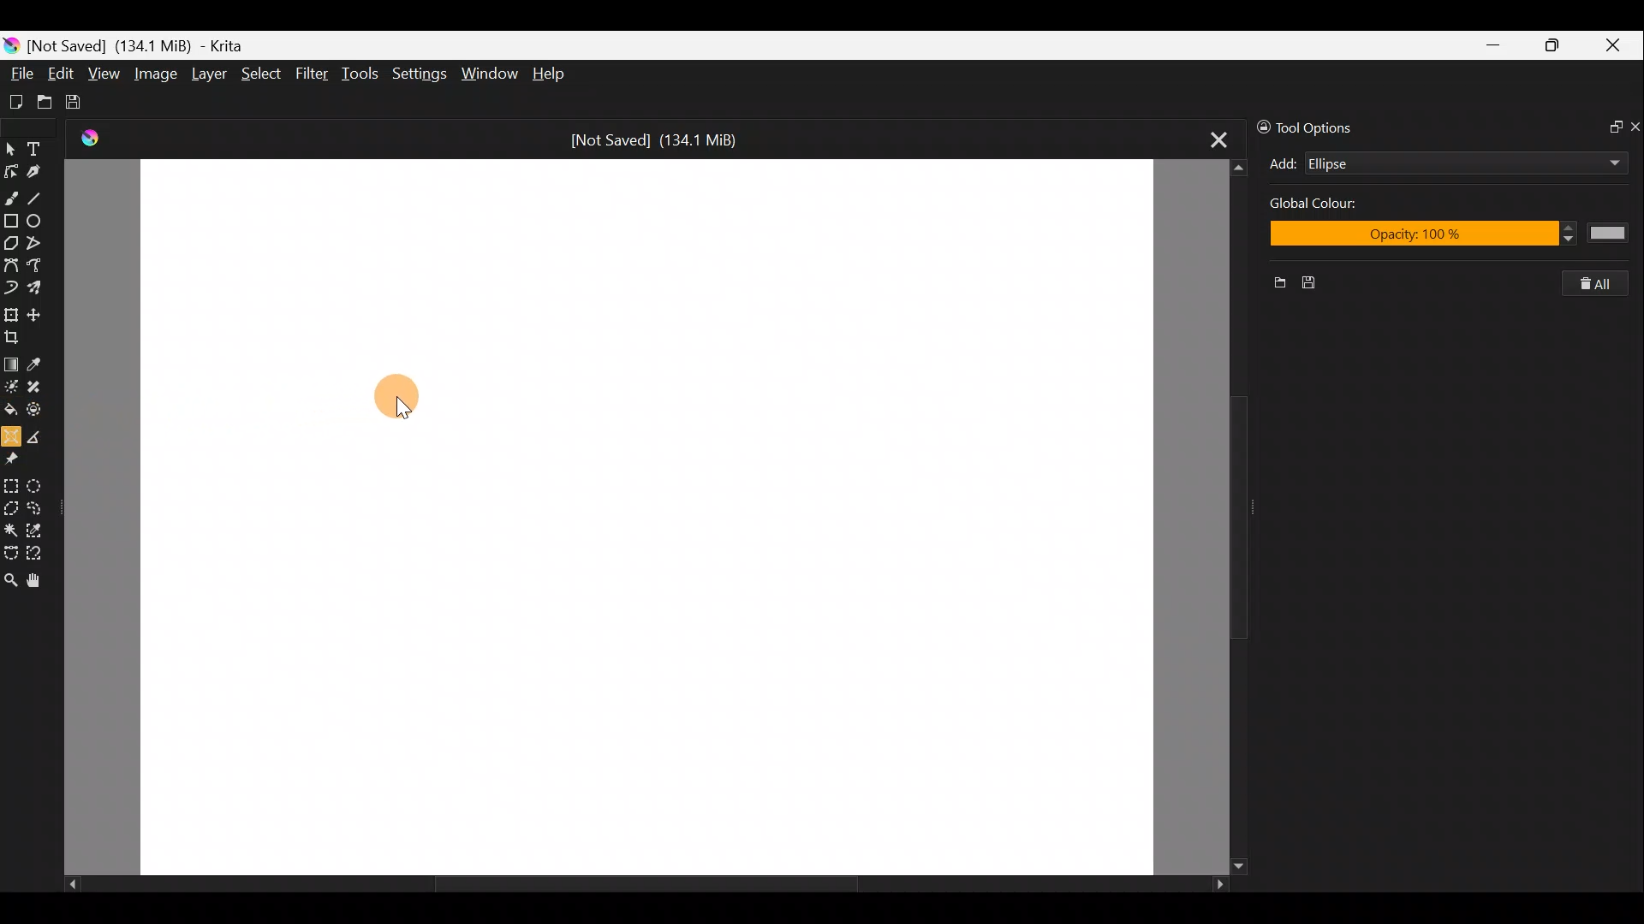  What do you see at coordinates (261, 78) in the screenshot?
I see `Select` at bounding box center [261, 78].